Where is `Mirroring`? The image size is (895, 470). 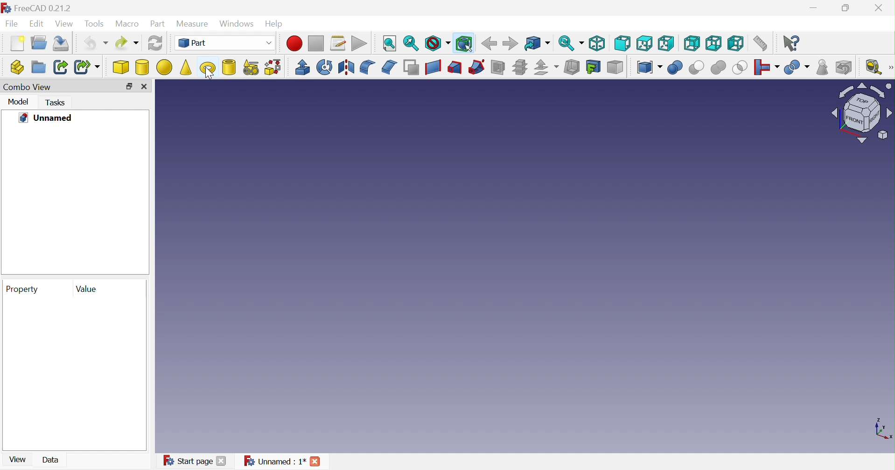 Mirroring is located at coordinates (346, 67).